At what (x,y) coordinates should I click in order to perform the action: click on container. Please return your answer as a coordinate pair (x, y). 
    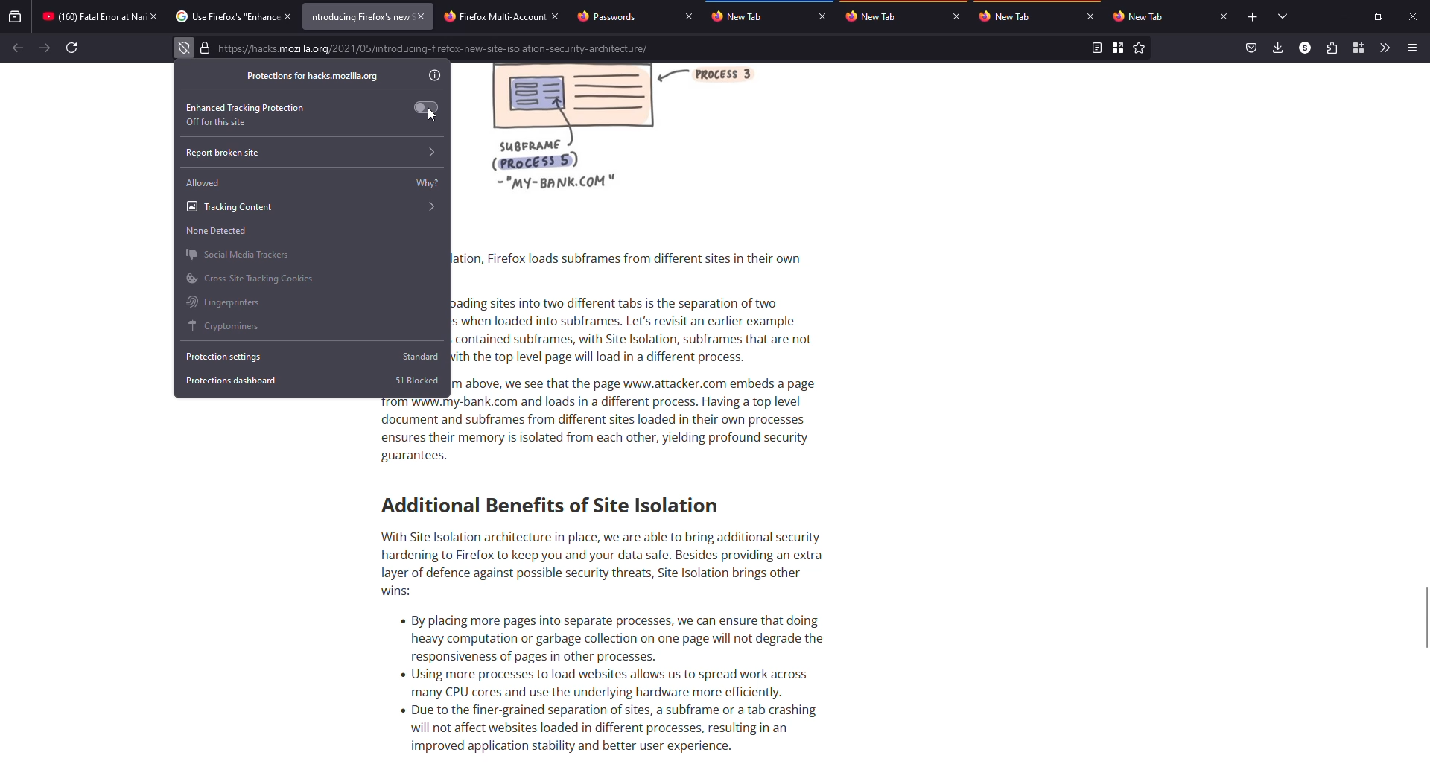
    Looking at the image, I should click on (1358, 48).